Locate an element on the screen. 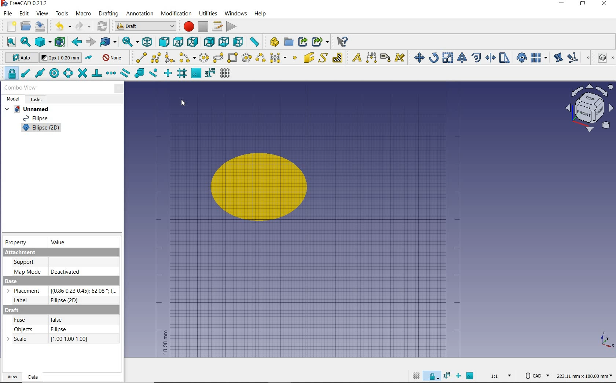 The width and height of the screenshot is (616, 383). array tools is located at coordinates (539, 57).